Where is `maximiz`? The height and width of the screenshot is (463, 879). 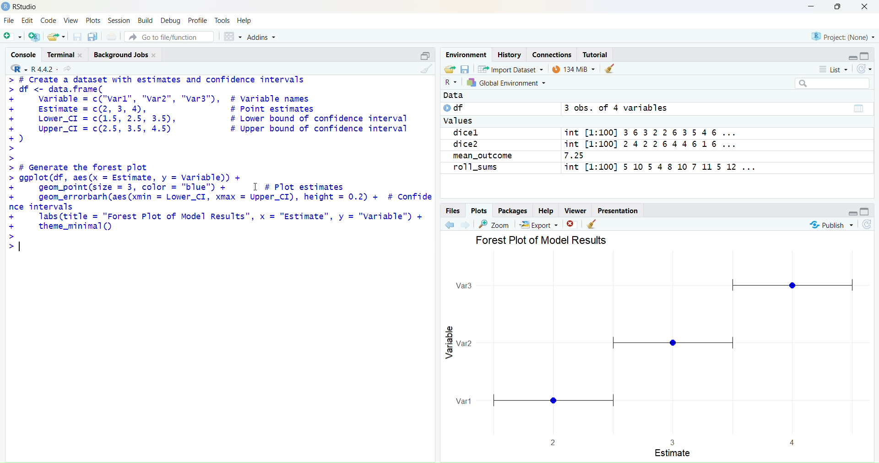
maximiz is located at coordinates (837, 7).